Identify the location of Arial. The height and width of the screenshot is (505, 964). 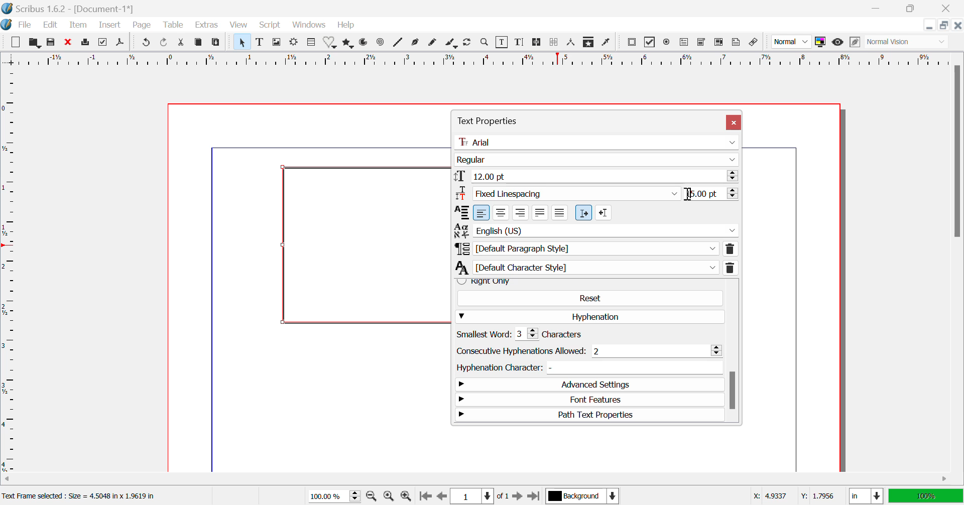
(598, 142).